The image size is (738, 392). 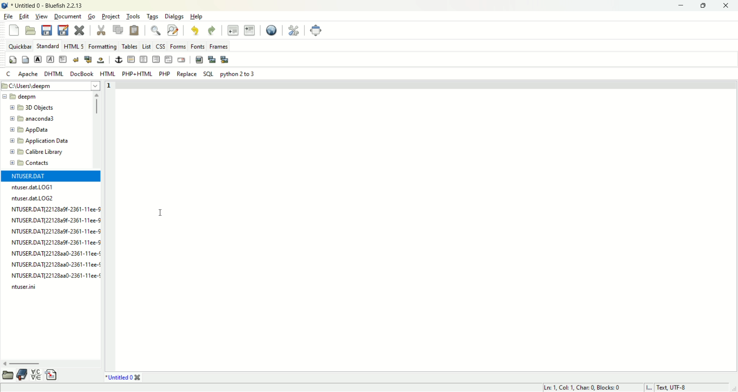 I want to click on email , so click(x=183, y=59).